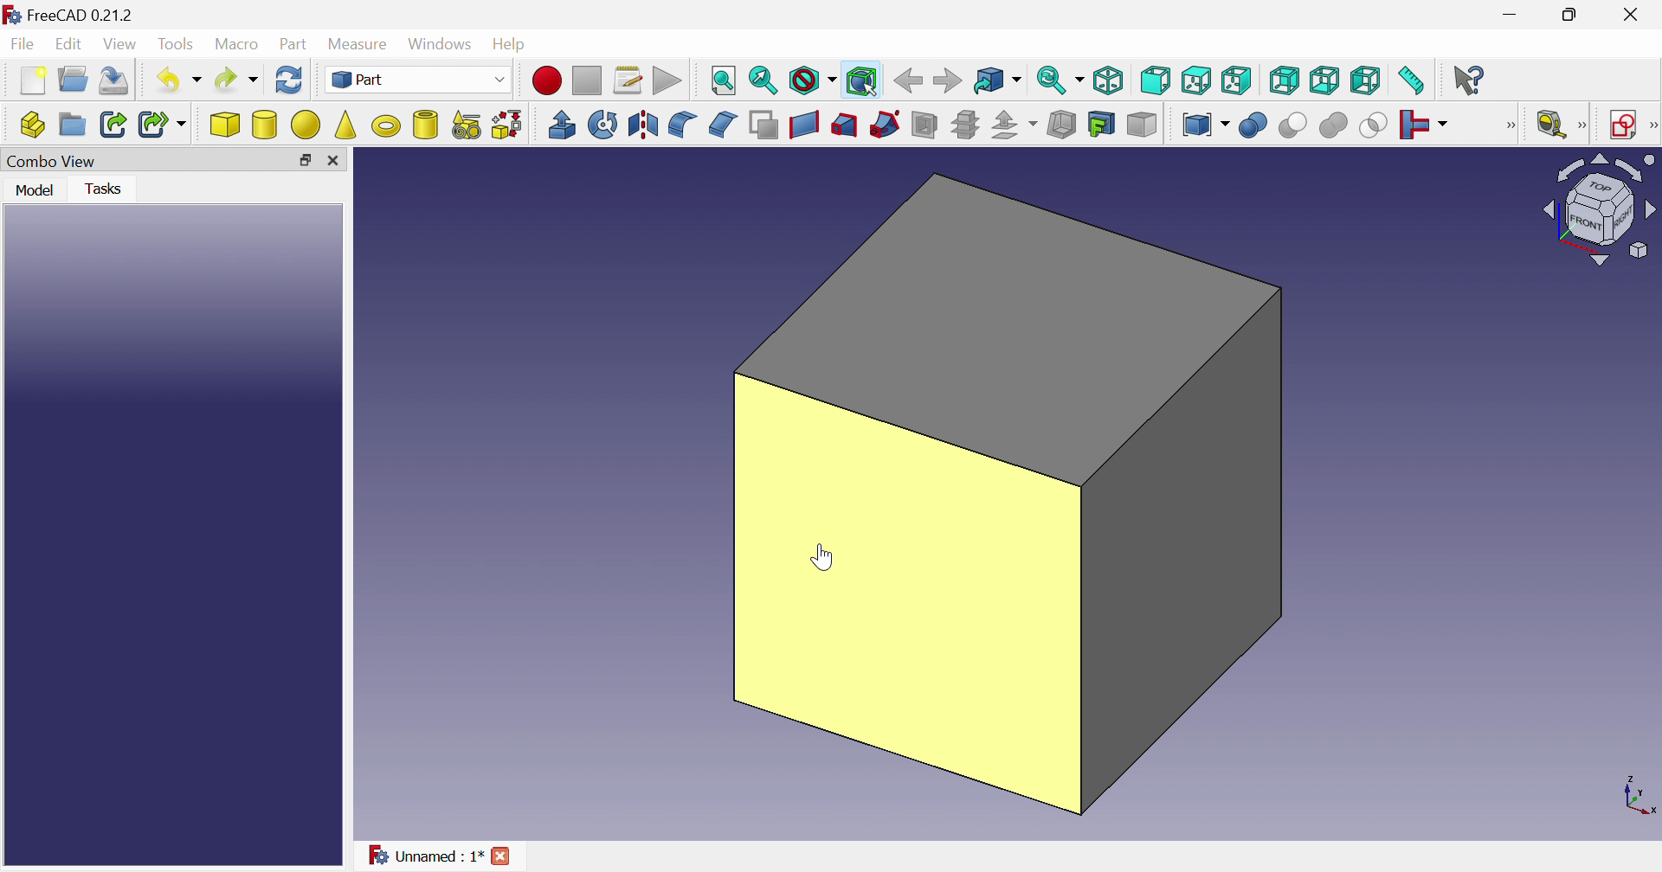 Image resolution: width=1662 pixels, height=872 pixels. I want to click on Measure liner, so click(1550, 125).